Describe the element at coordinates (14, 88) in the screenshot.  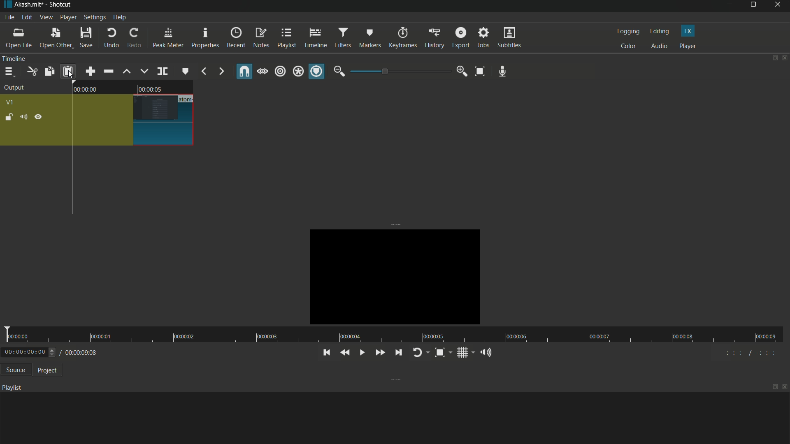
I see `output` at that location.